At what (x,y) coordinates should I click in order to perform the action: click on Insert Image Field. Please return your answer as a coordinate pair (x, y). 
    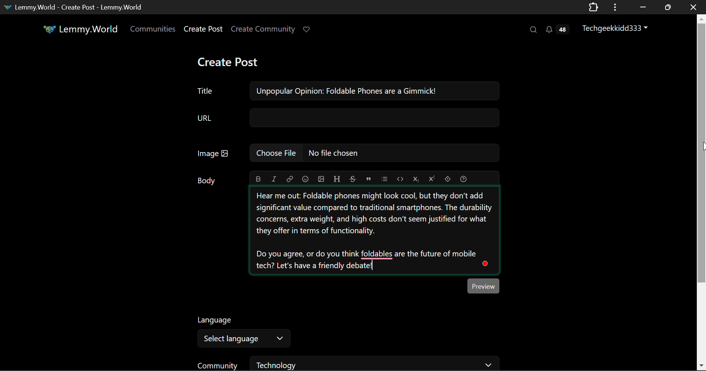
    Looking at the image, I should click on (348, 153).